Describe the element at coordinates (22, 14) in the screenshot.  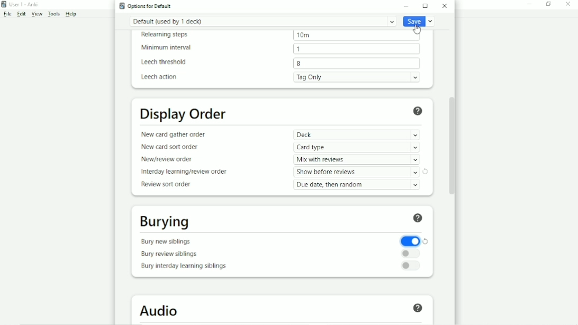
I see `Edit` at that location.